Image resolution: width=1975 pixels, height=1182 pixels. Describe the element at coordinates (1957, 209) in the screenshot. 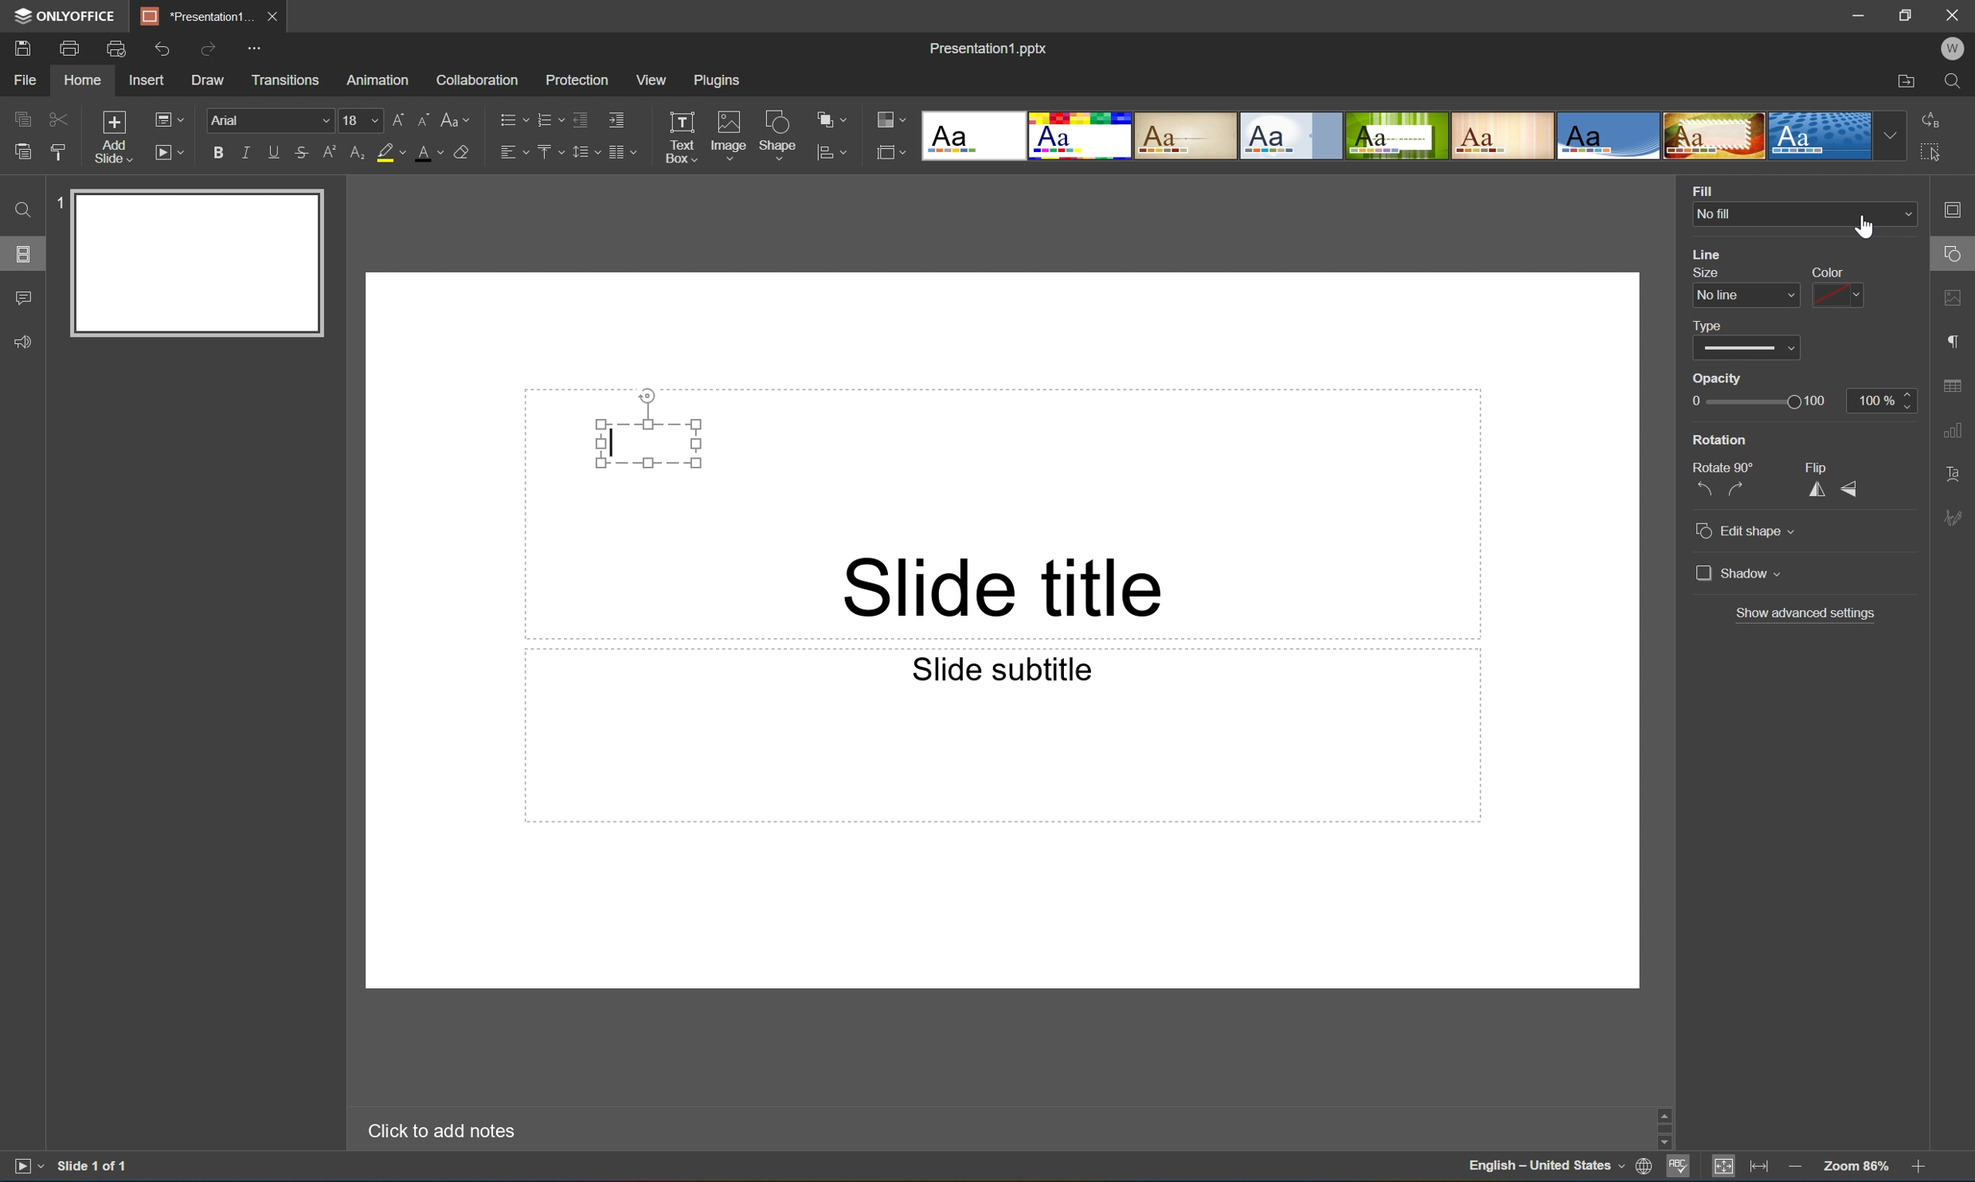

I see `Slide settings` at that location.